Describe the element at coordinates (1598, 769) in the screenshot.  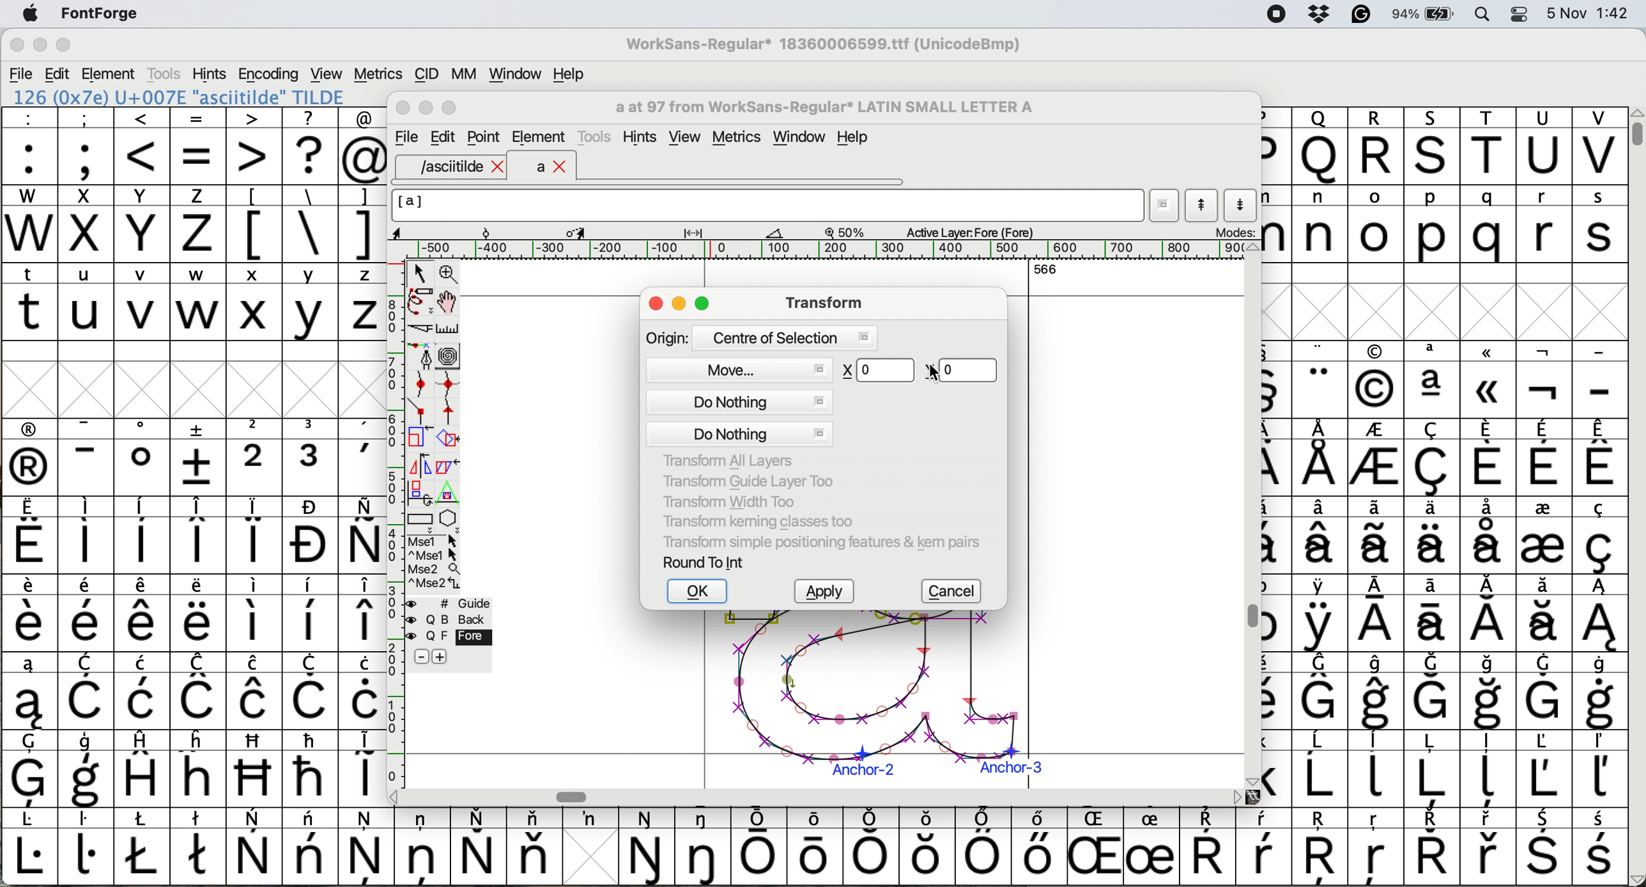
I see `symbol` at that location.